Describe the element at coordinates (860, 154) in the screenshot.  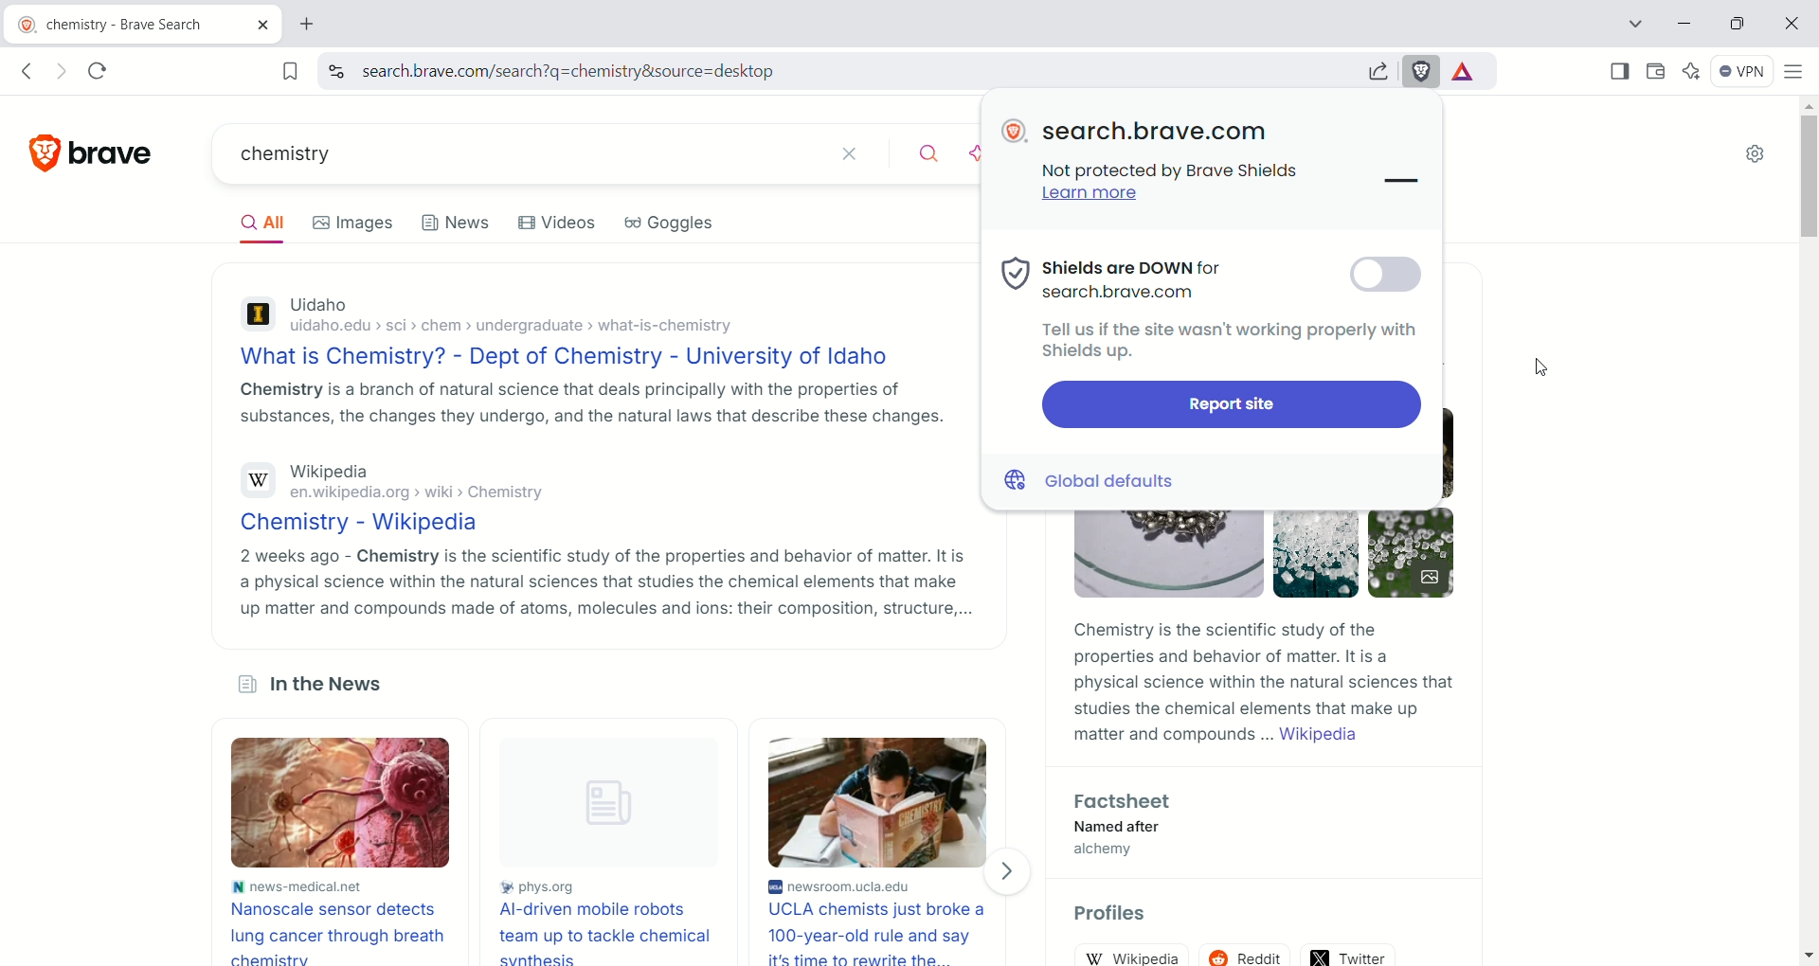
I see `clear` at that location.